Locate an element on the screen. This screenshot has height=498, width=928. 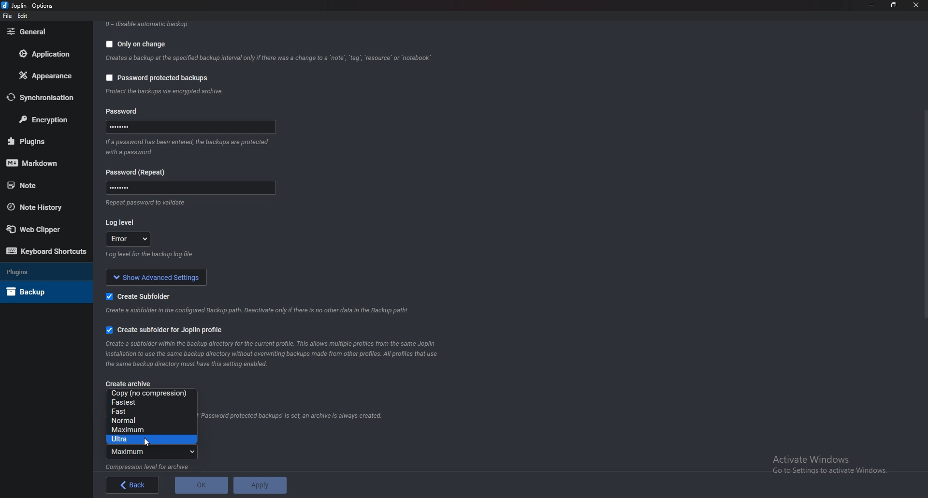
close is located at coordinates (915, 5).